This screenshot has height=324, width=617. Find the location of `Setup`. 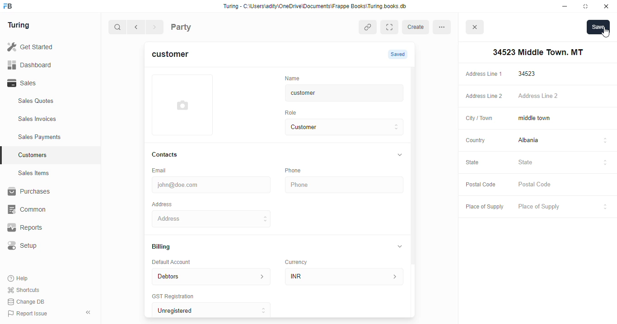

Setup is located at coordinates (46, 245).